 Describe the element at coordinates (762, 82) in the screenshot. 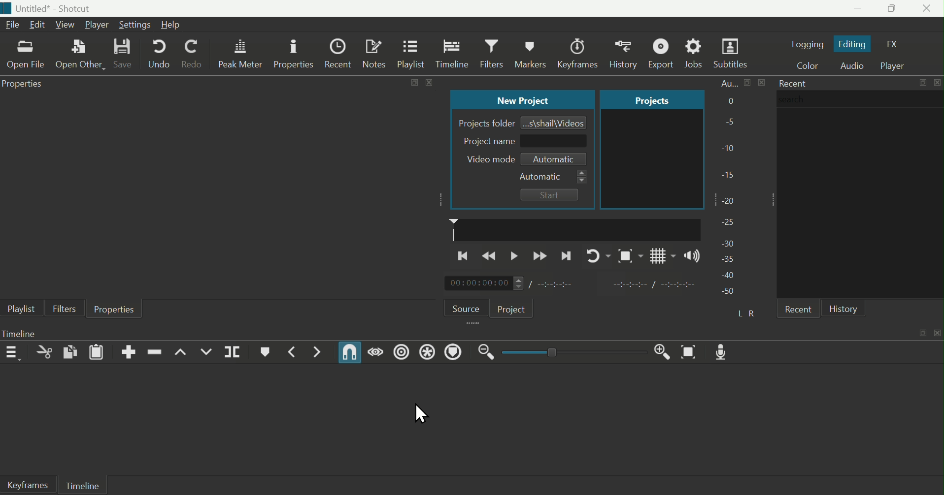

I see `close` at that location.